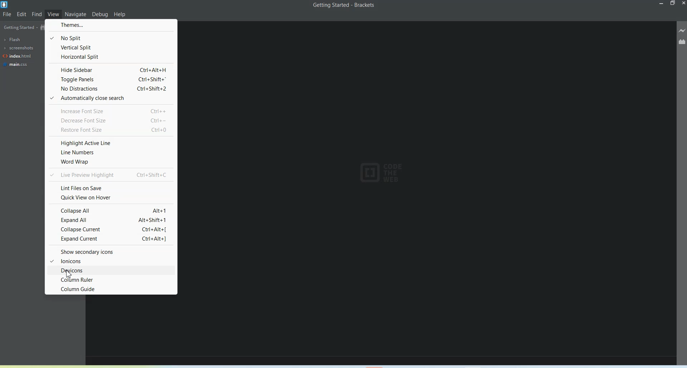 This screenshot has height=368, width=687. I want to click on Vertical split, so click(111, 47).